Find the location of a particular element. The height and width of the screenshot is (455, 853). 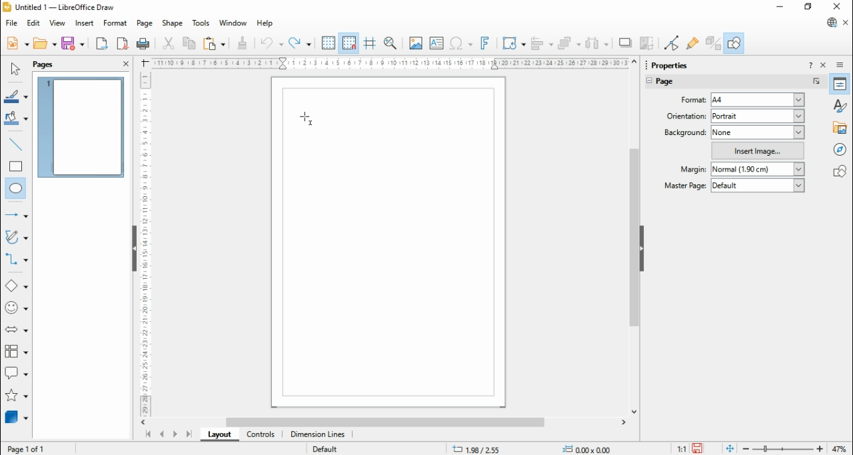

shape is located at coordinates (172, 23).